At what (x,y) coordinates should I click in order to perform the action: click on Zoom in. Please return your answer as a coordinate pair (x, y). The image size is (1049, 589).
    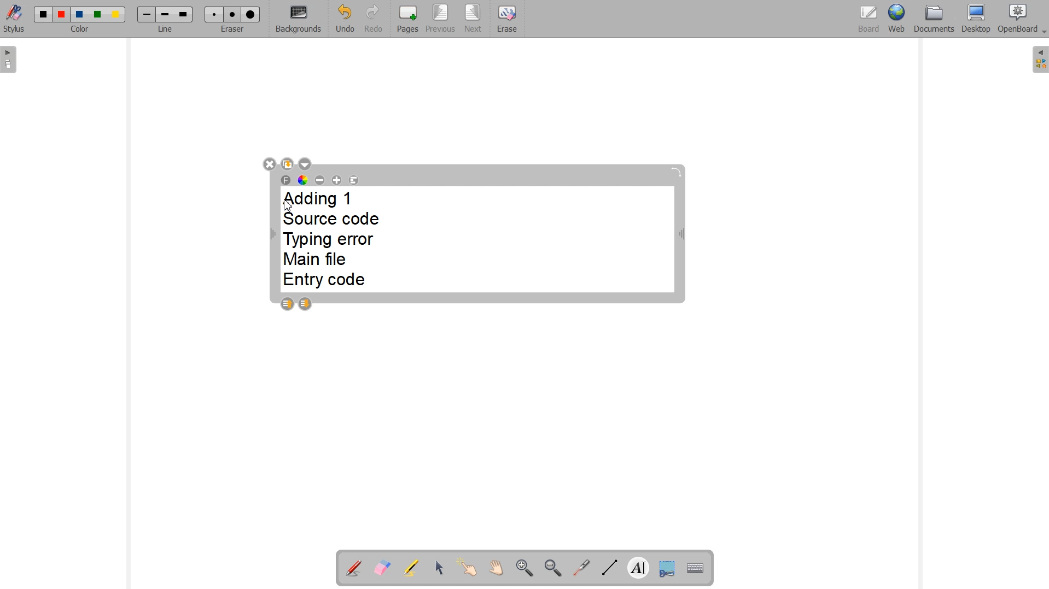
    Looking at the image, I should click on (523, 568).